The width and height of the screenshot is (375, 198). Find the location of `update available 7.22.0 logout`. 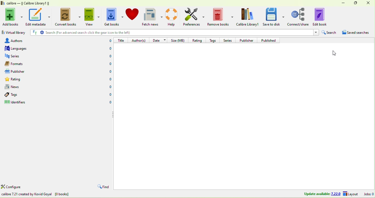

update available 7.22.0 logout is located at coordinates (329, 194).